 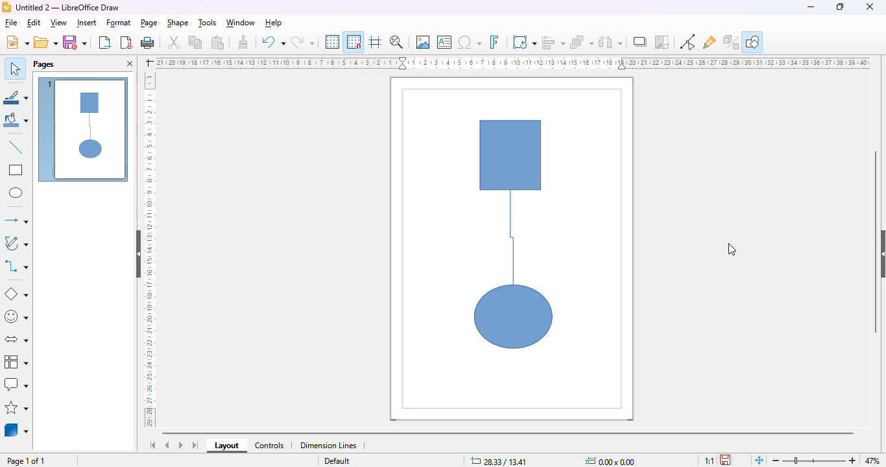 What do you see at coordinates (16, 193) in the screenshot?
I see `ellipse` at bounding box center [16, 193].